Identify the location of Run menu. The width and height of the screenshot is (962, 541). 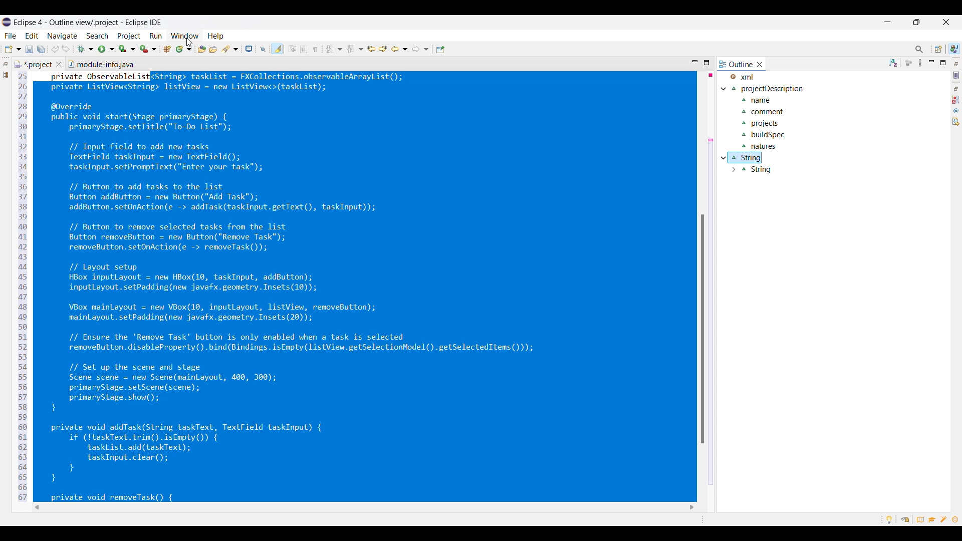
(156, 36).